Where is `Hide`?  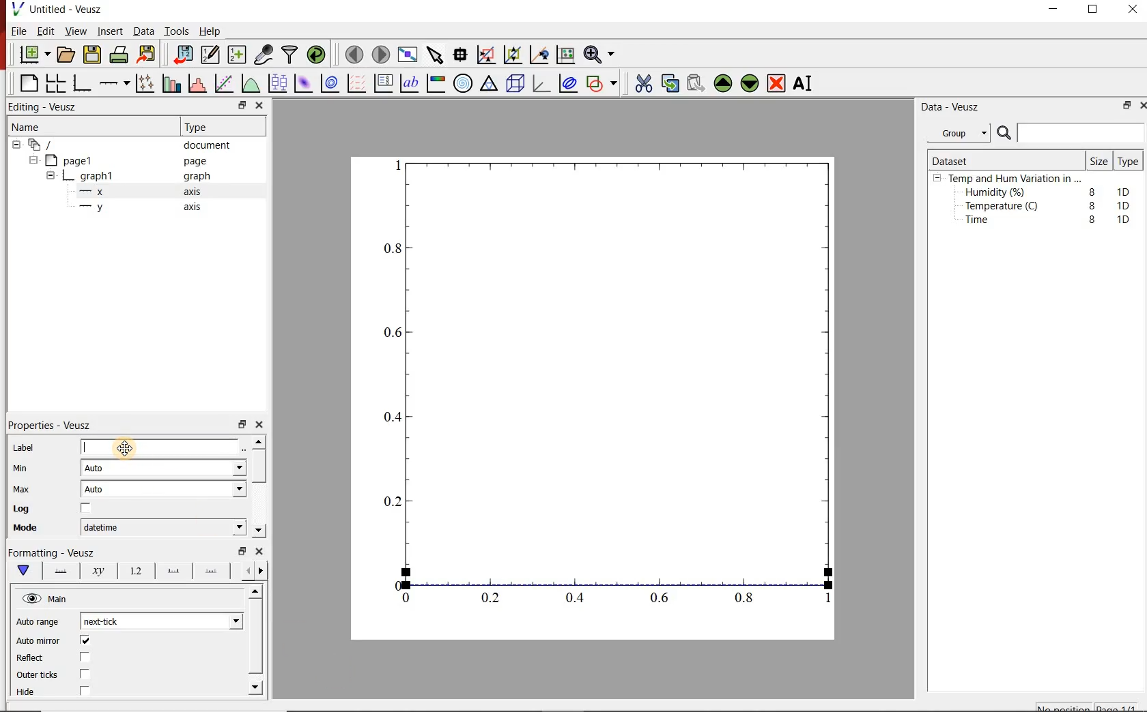 Hide is located at coordinates (71, 691).